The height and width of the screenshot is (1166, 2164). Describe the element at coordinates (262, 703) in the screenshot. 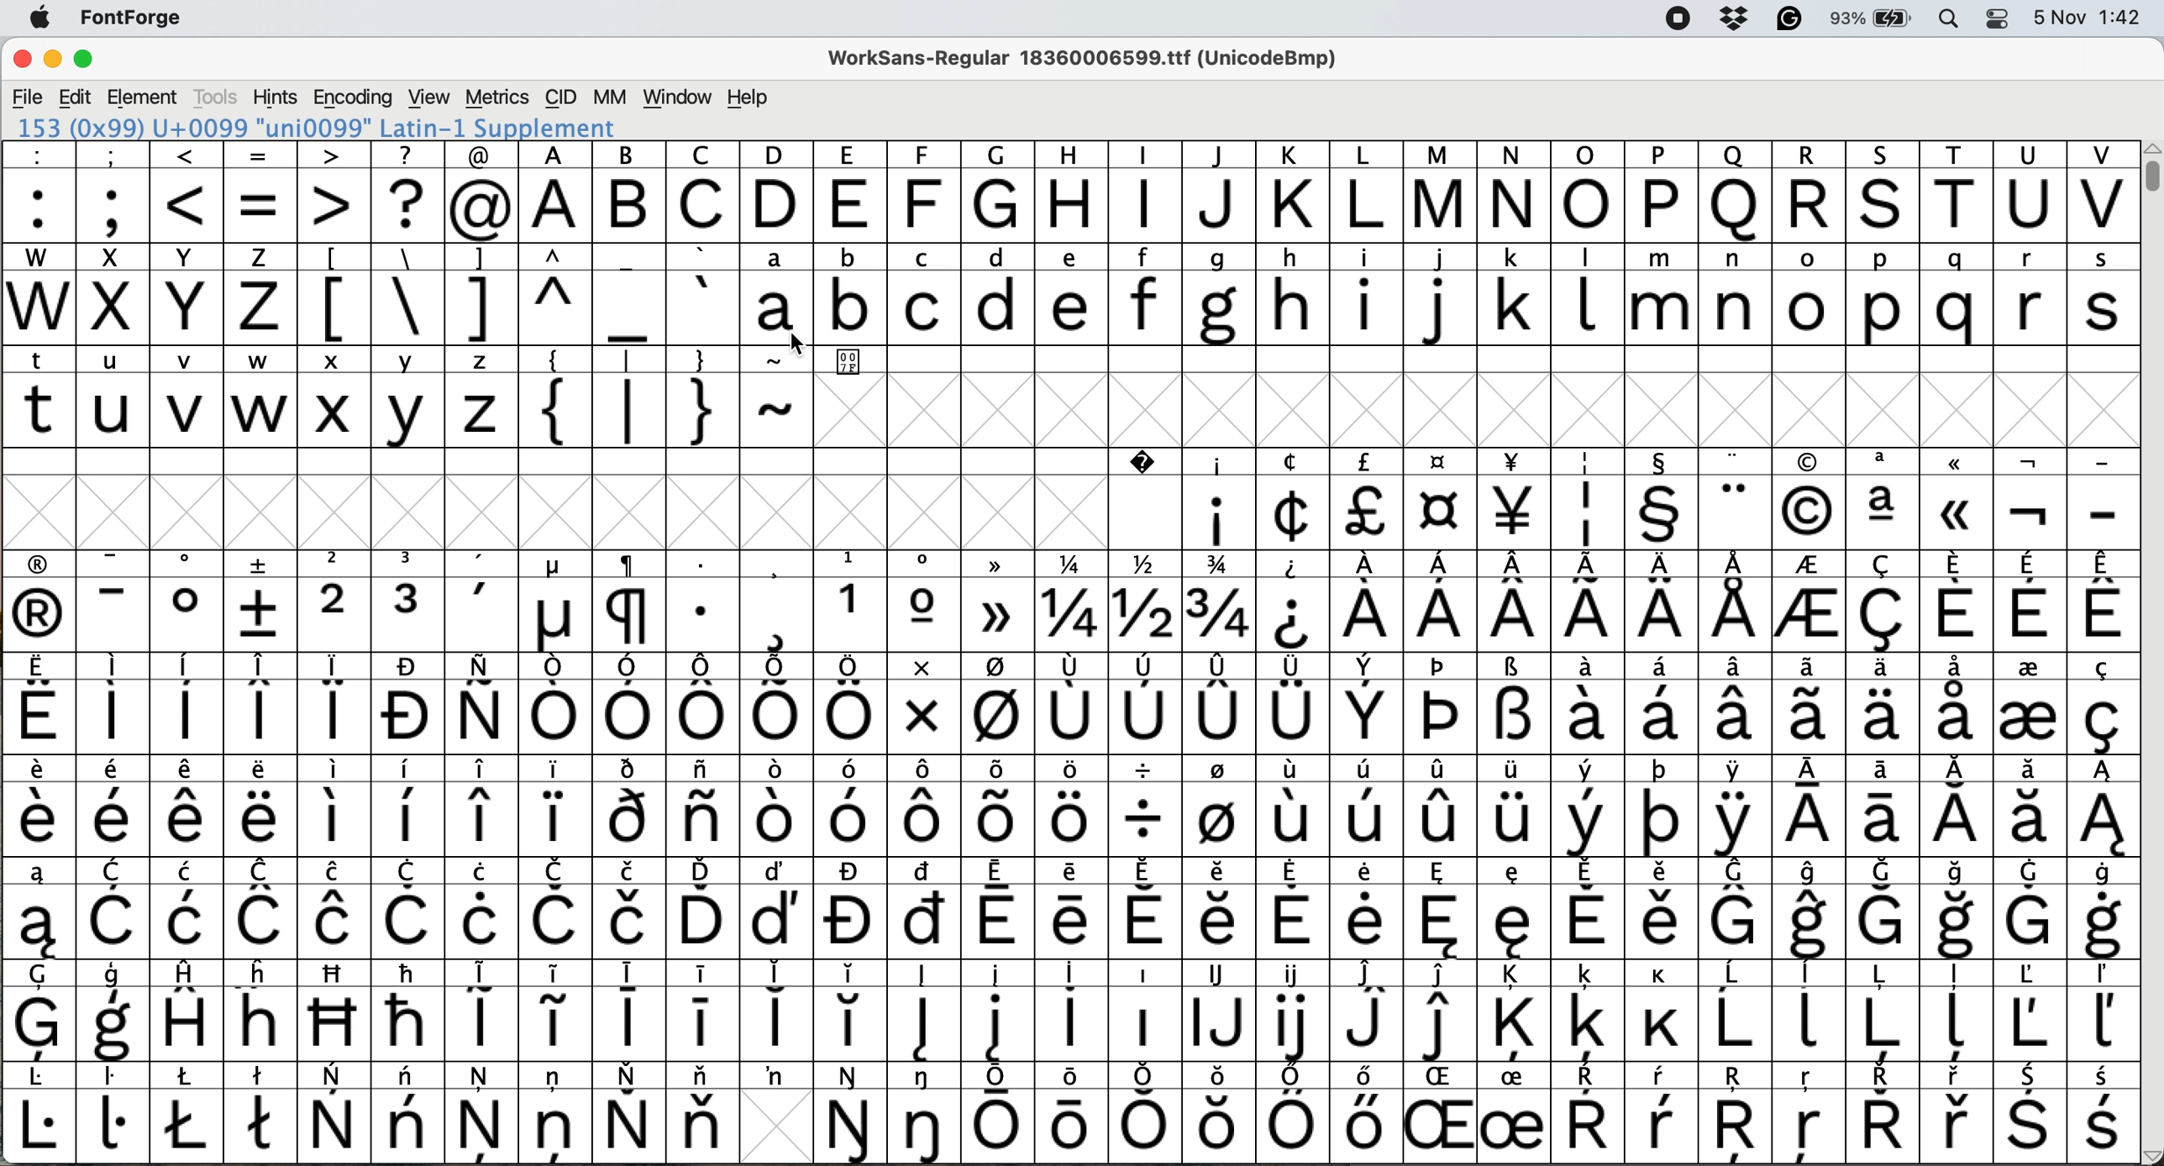

I see `symbol` at that location.